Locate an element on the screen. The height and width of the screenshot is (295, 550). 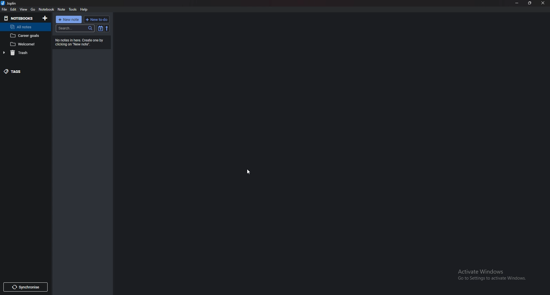
search is located at coordinates (76, 29).